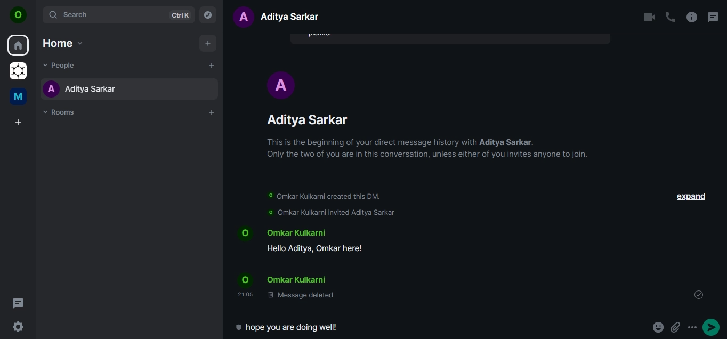  I want to click on text cursor, so click(265, 330).